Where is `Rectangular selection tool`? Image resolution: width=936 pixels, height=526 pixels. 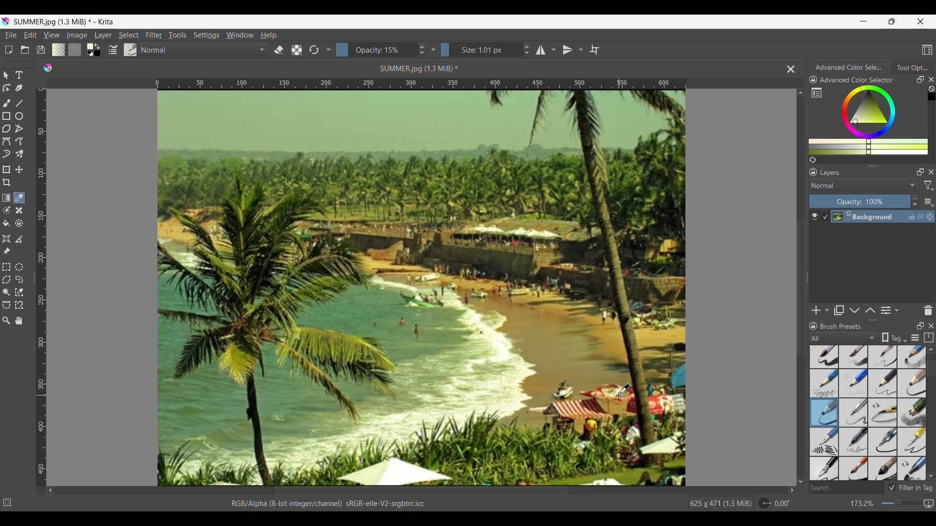
Rectangular selection tool is located at coordinates (6, 267).